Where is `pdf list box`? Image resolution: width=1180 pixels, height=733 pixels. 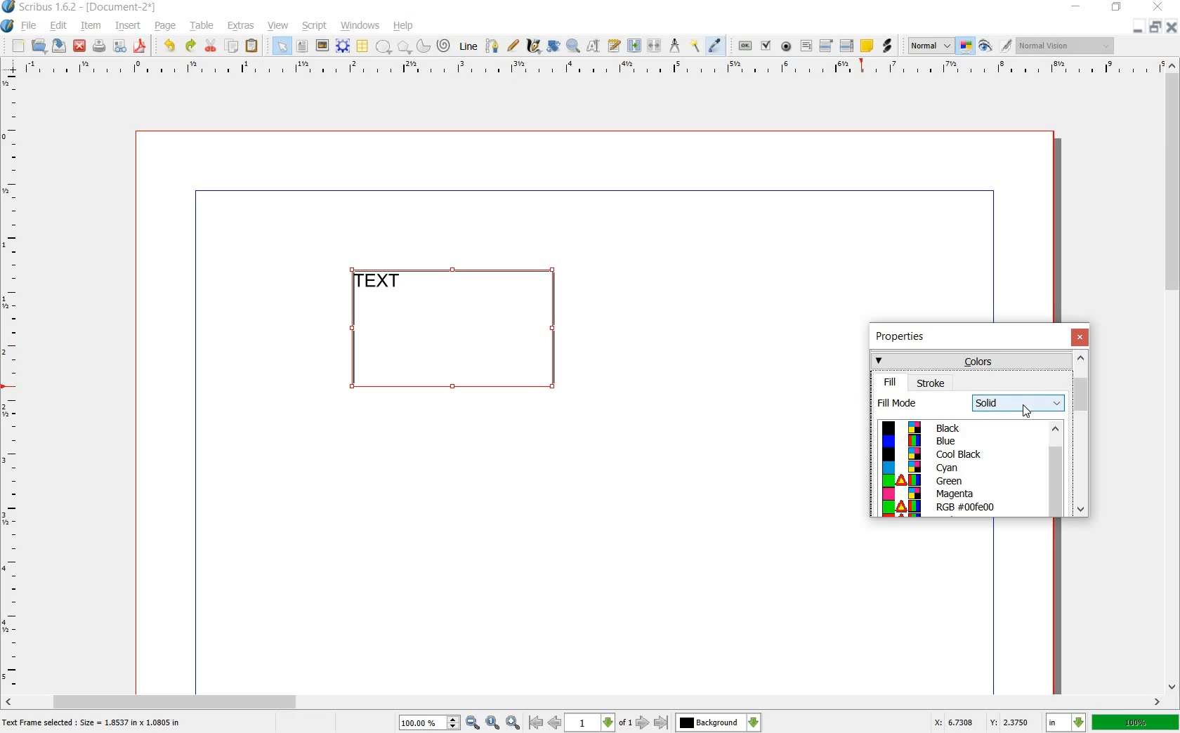 pdf list box is located at coordinates (846, 45).